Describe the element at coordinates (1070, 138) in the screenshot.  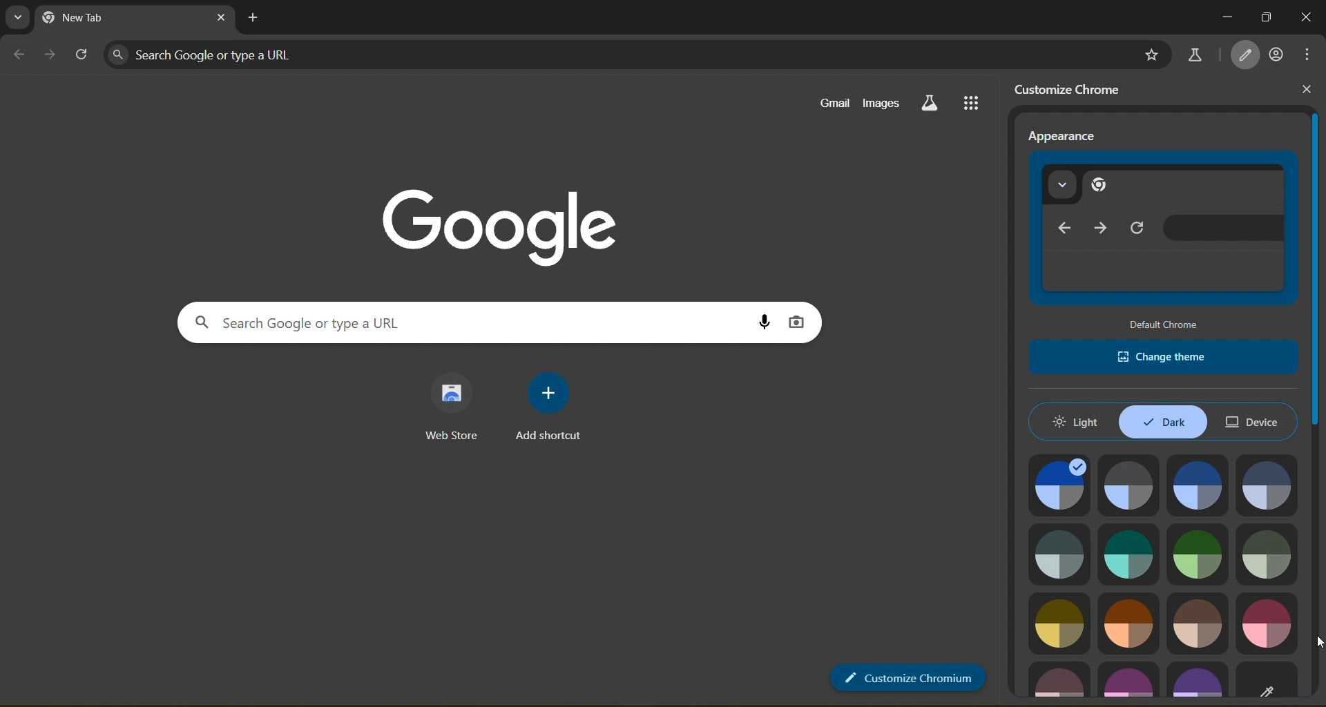
I see `Appearance` at that location.